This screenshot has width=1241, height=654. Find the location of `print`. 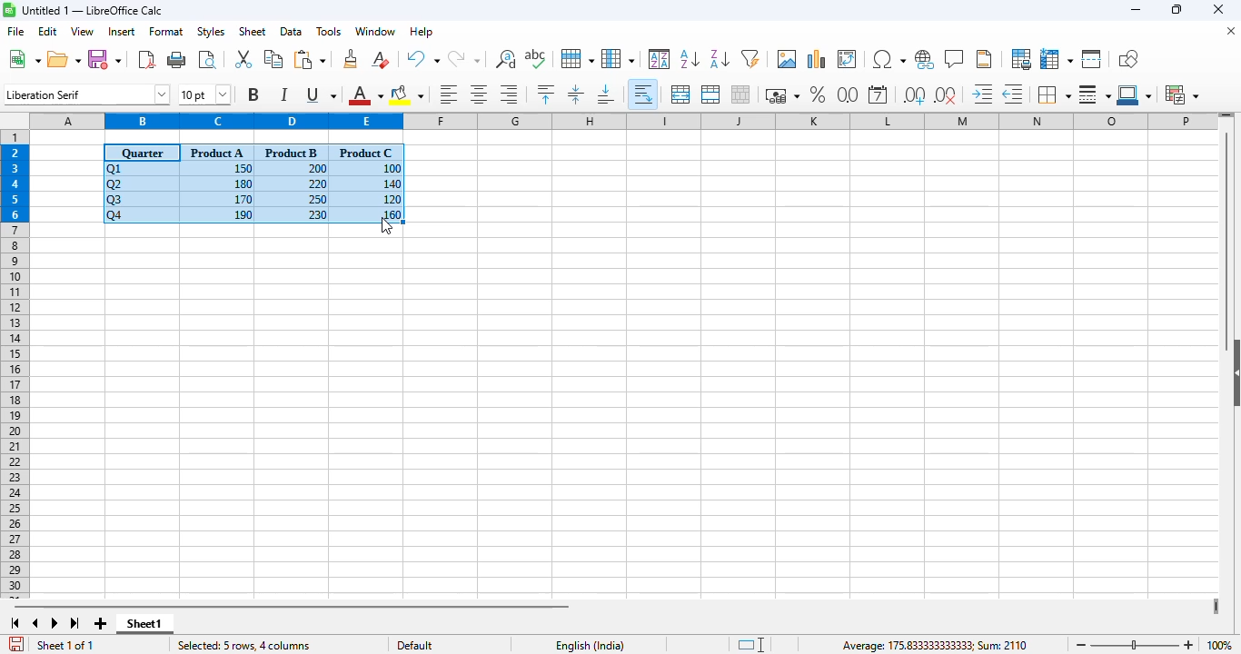

print is located at coordinates (177, 59).